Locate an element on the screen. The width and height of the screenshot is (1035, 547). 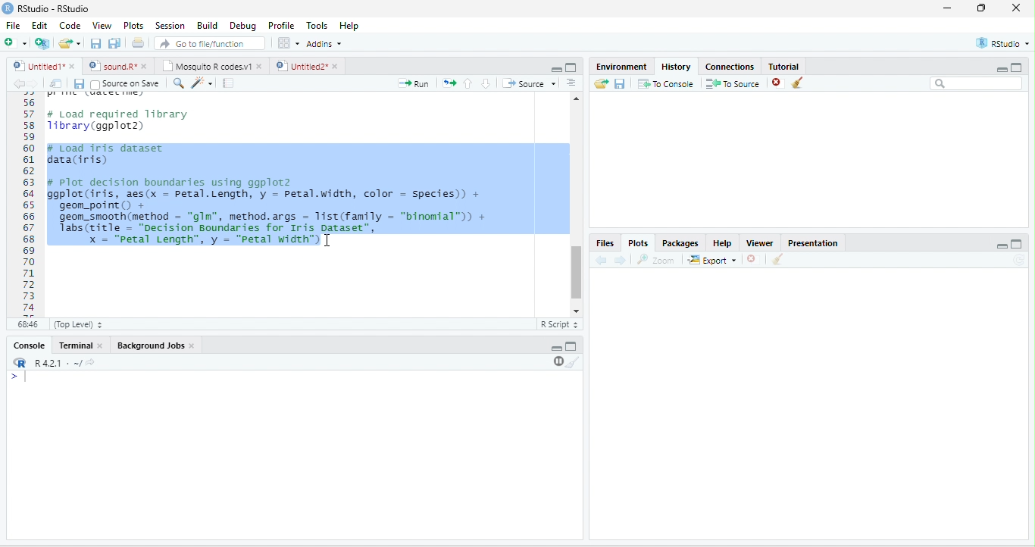
close is located at coordinates (73, 66).